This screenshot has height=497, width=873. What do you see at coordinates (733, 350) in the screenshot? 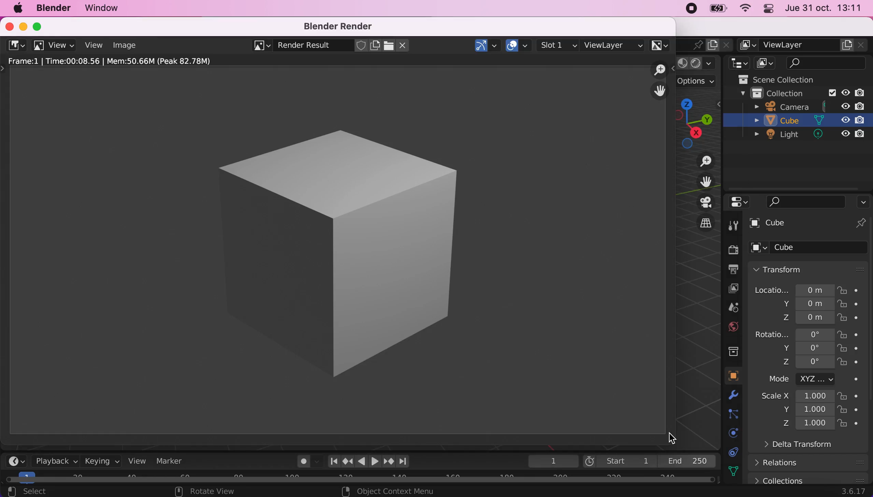
I see `collection` at bounding box center [733, 350].